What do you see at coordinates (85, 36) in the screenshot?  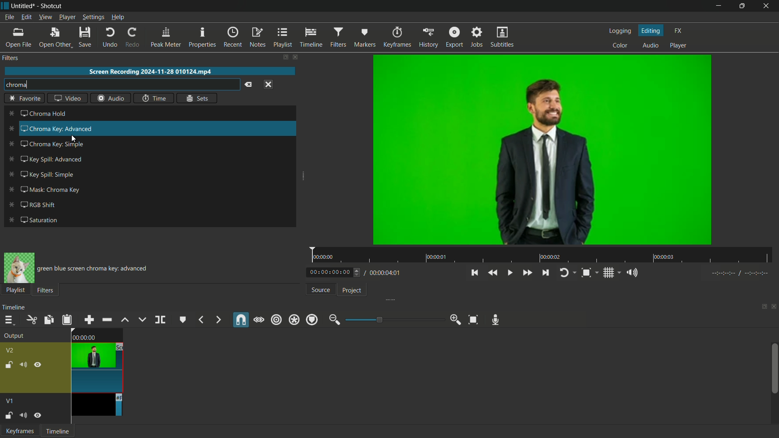 I see `save` at bounding box center [85, 36].